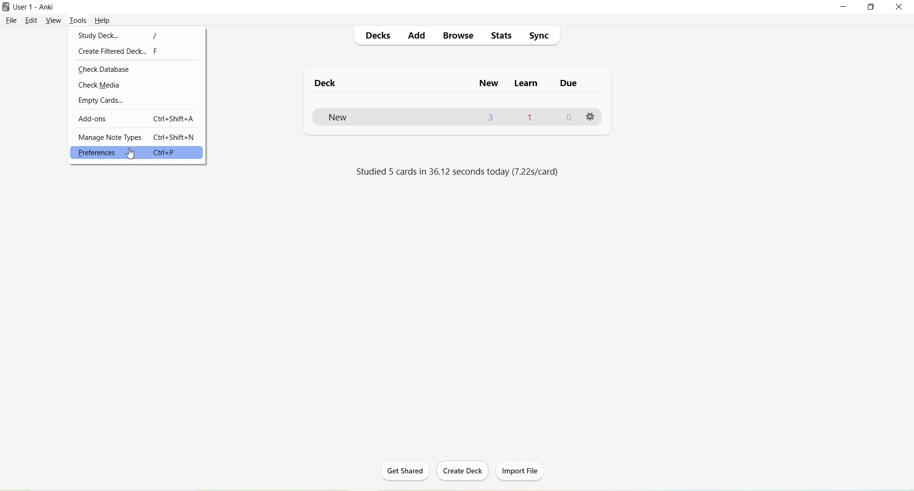  I want to click on Browse, so click(459, 36).